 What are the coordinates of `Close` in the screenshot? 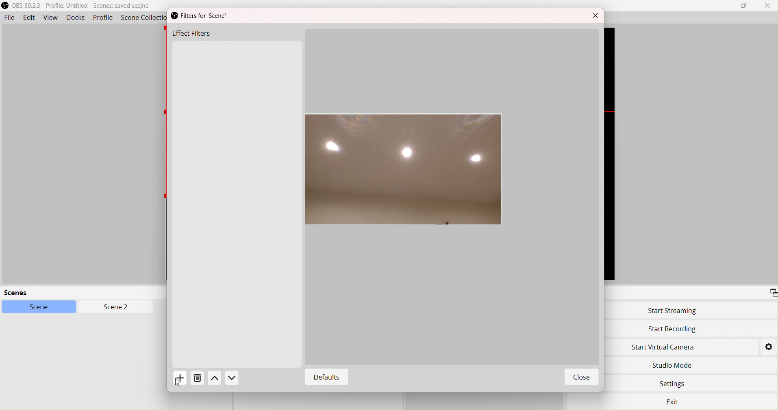 It's located at (580, 378).